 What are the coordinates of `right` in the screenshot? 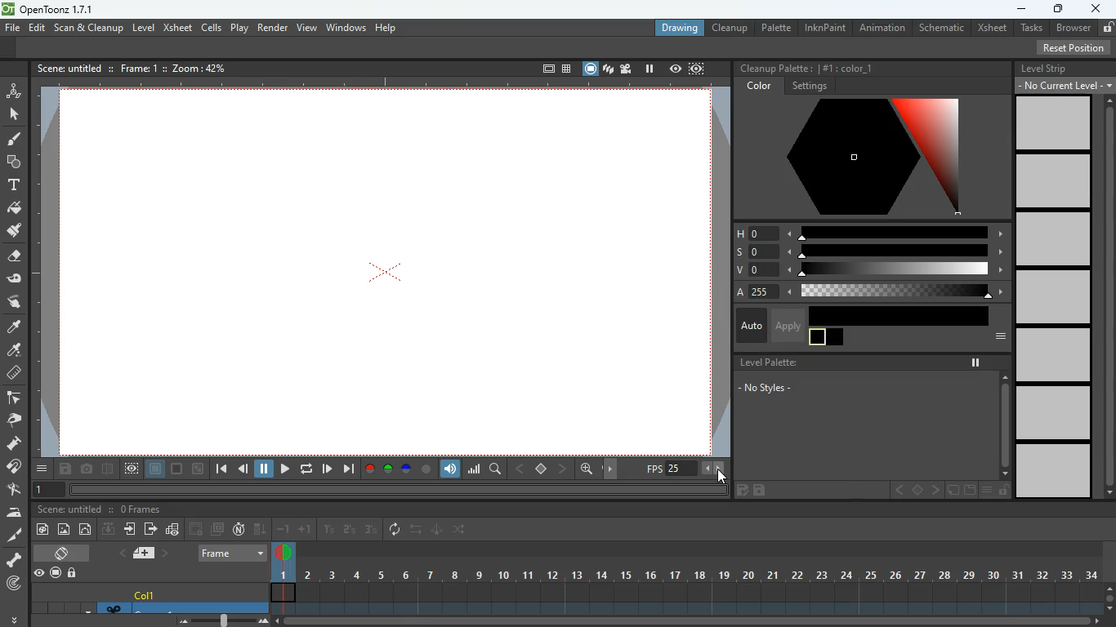 It's located at (933, 489).